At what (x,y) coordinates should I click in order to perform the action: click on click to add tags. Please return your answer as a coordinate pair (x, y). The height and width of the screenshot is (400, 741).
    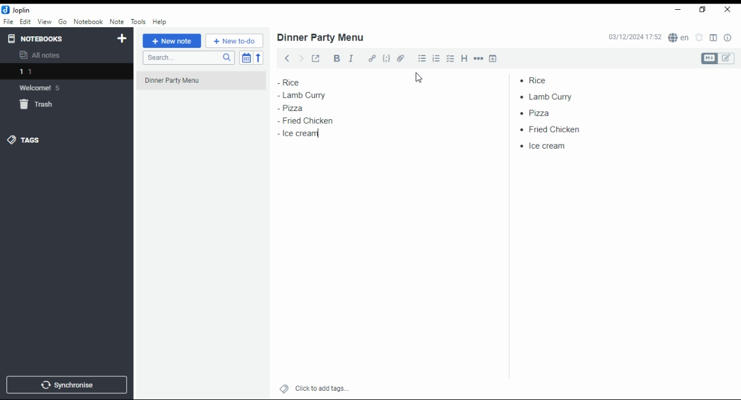
    Looking at the image, I should click on (321, 388).